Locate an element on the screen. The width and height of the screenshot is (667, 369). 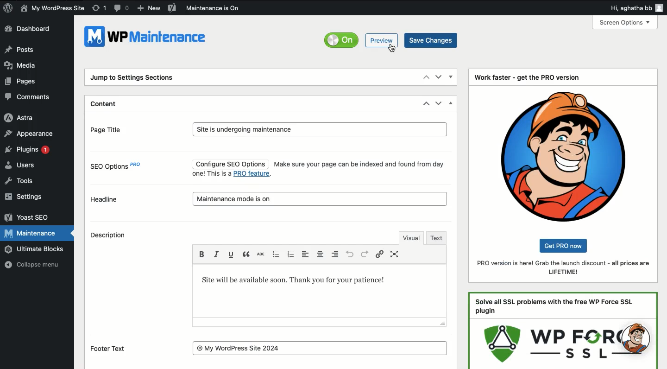
Logo is located at coordinates (564, 156).